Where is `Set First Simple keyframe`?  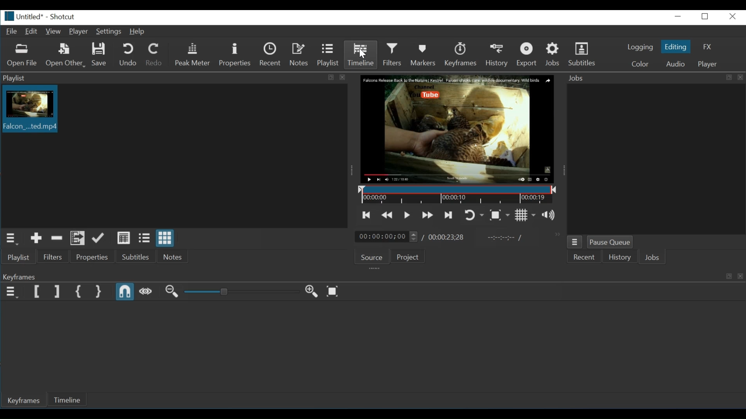
Set First Simple keyframe is located at coordinates (80, 292).